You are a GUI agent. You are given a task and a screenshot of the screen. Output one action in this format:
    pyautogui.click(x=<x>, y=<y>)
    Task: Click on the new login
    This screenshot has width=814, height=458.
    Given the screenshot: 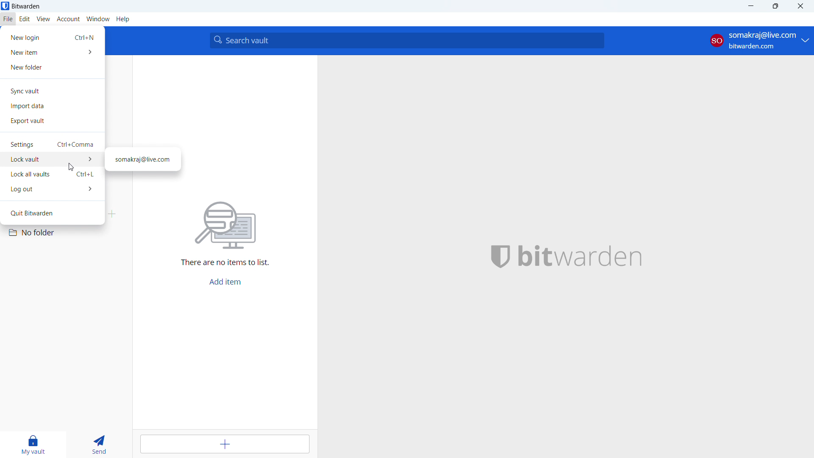 What is the action you would take?
    pyautogui.click(x=52, y=38)
    